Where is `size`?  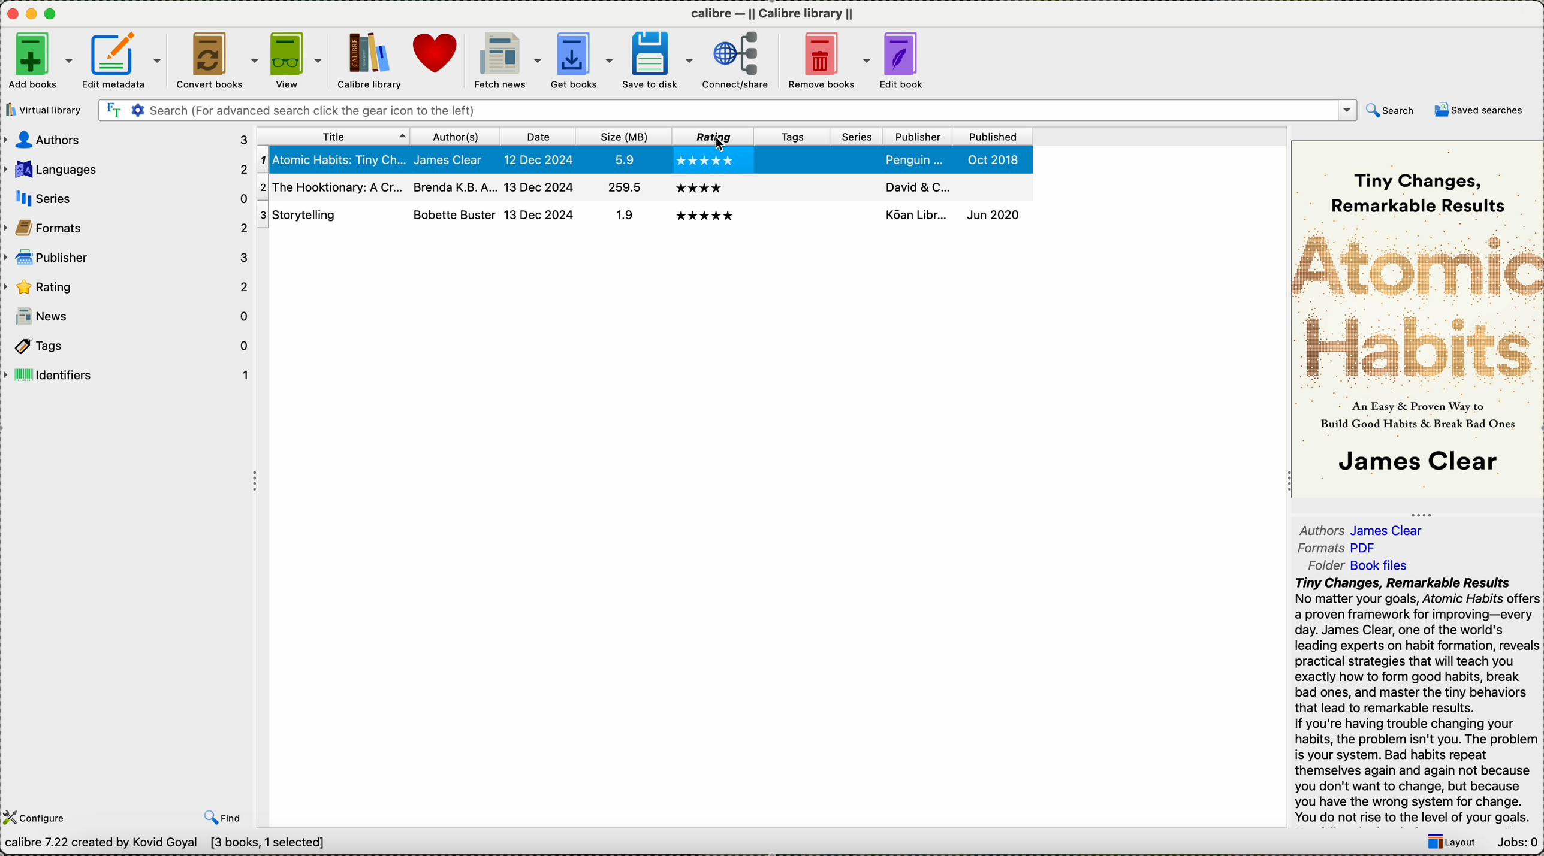 size is located at coordinates (622, 136).